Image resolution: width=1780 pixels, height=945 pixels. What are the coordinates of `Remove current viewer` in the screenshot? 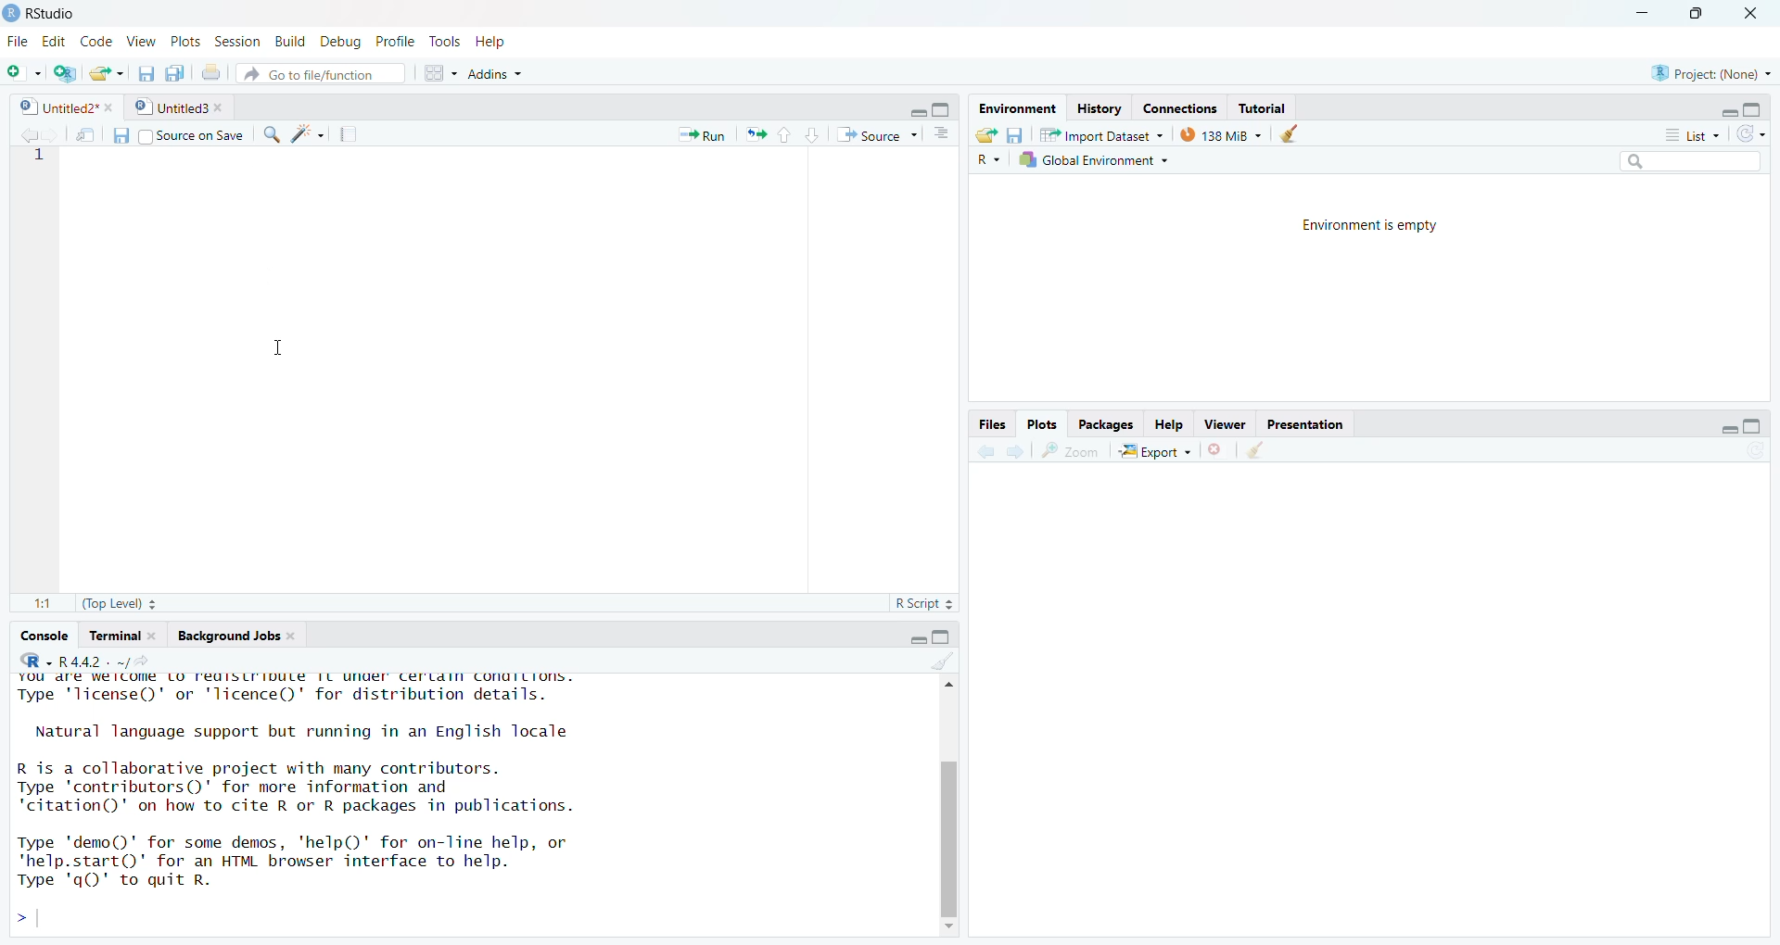 It's located at (1216, 450).